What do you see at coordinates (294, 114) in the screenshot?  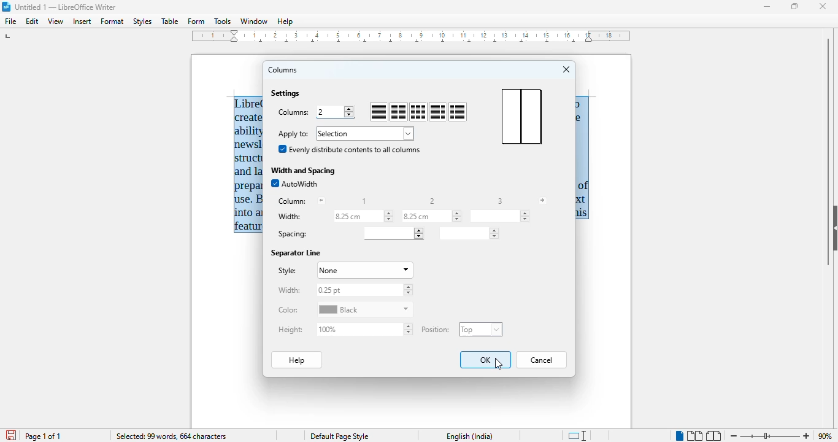 I see `columns: ` at bounding box center [294, 114].